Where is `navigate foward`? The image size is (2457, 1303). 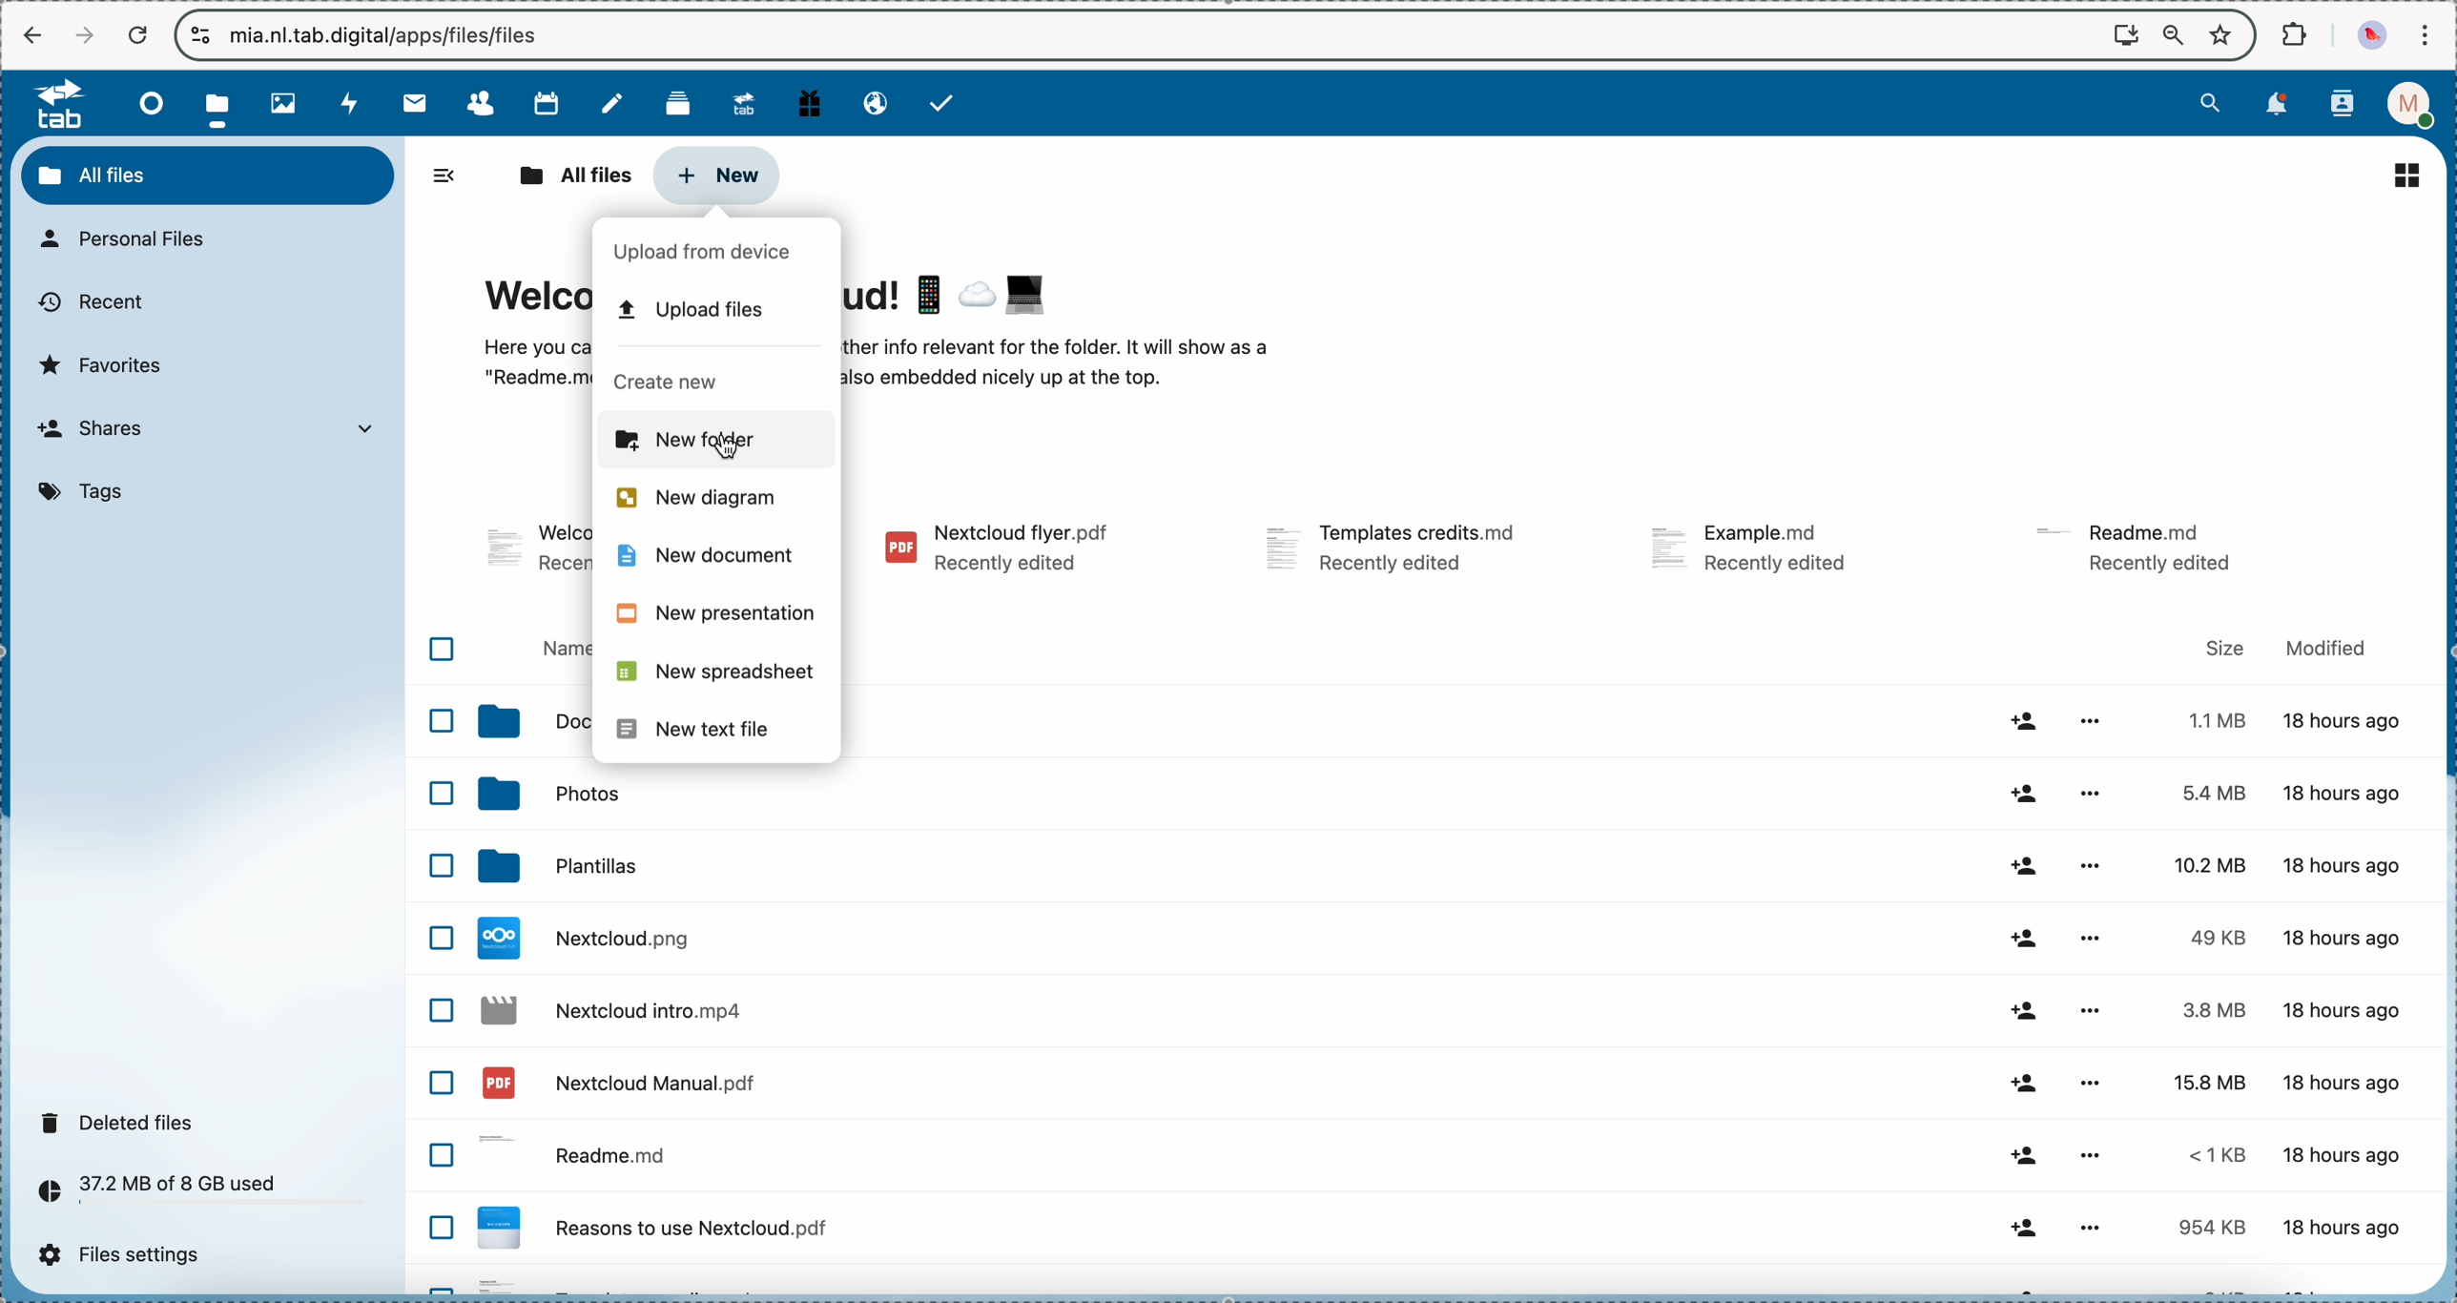 navigate foward is located at coordinates (84, 35).